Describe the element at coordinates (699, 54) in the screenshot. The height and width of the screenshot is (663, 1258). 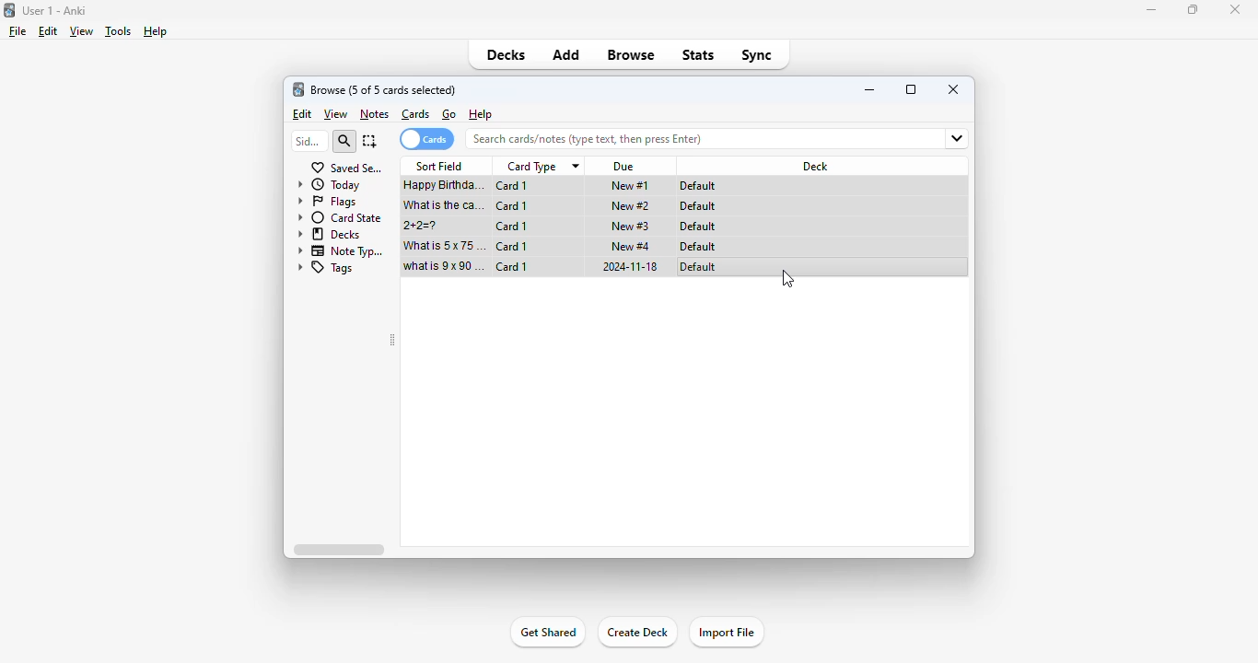
I see `stats` at that location.